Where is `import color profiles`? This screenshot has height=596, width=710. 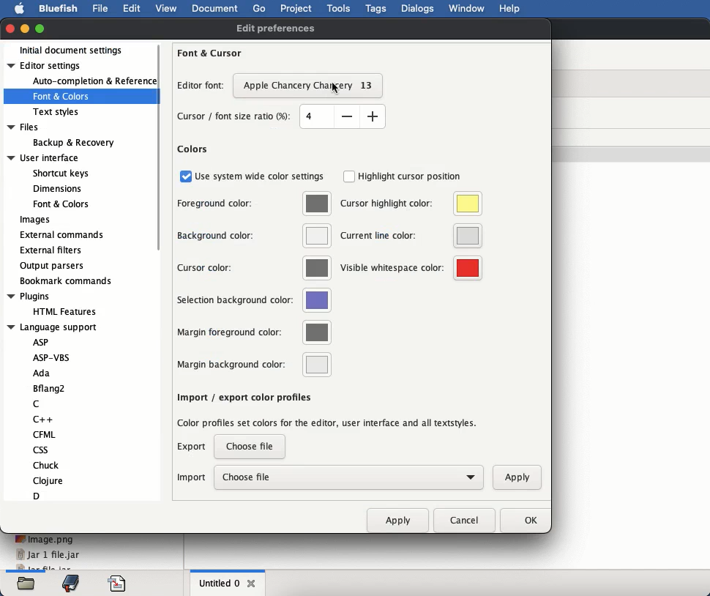
import color profiles is located at coordinates (329, 422).